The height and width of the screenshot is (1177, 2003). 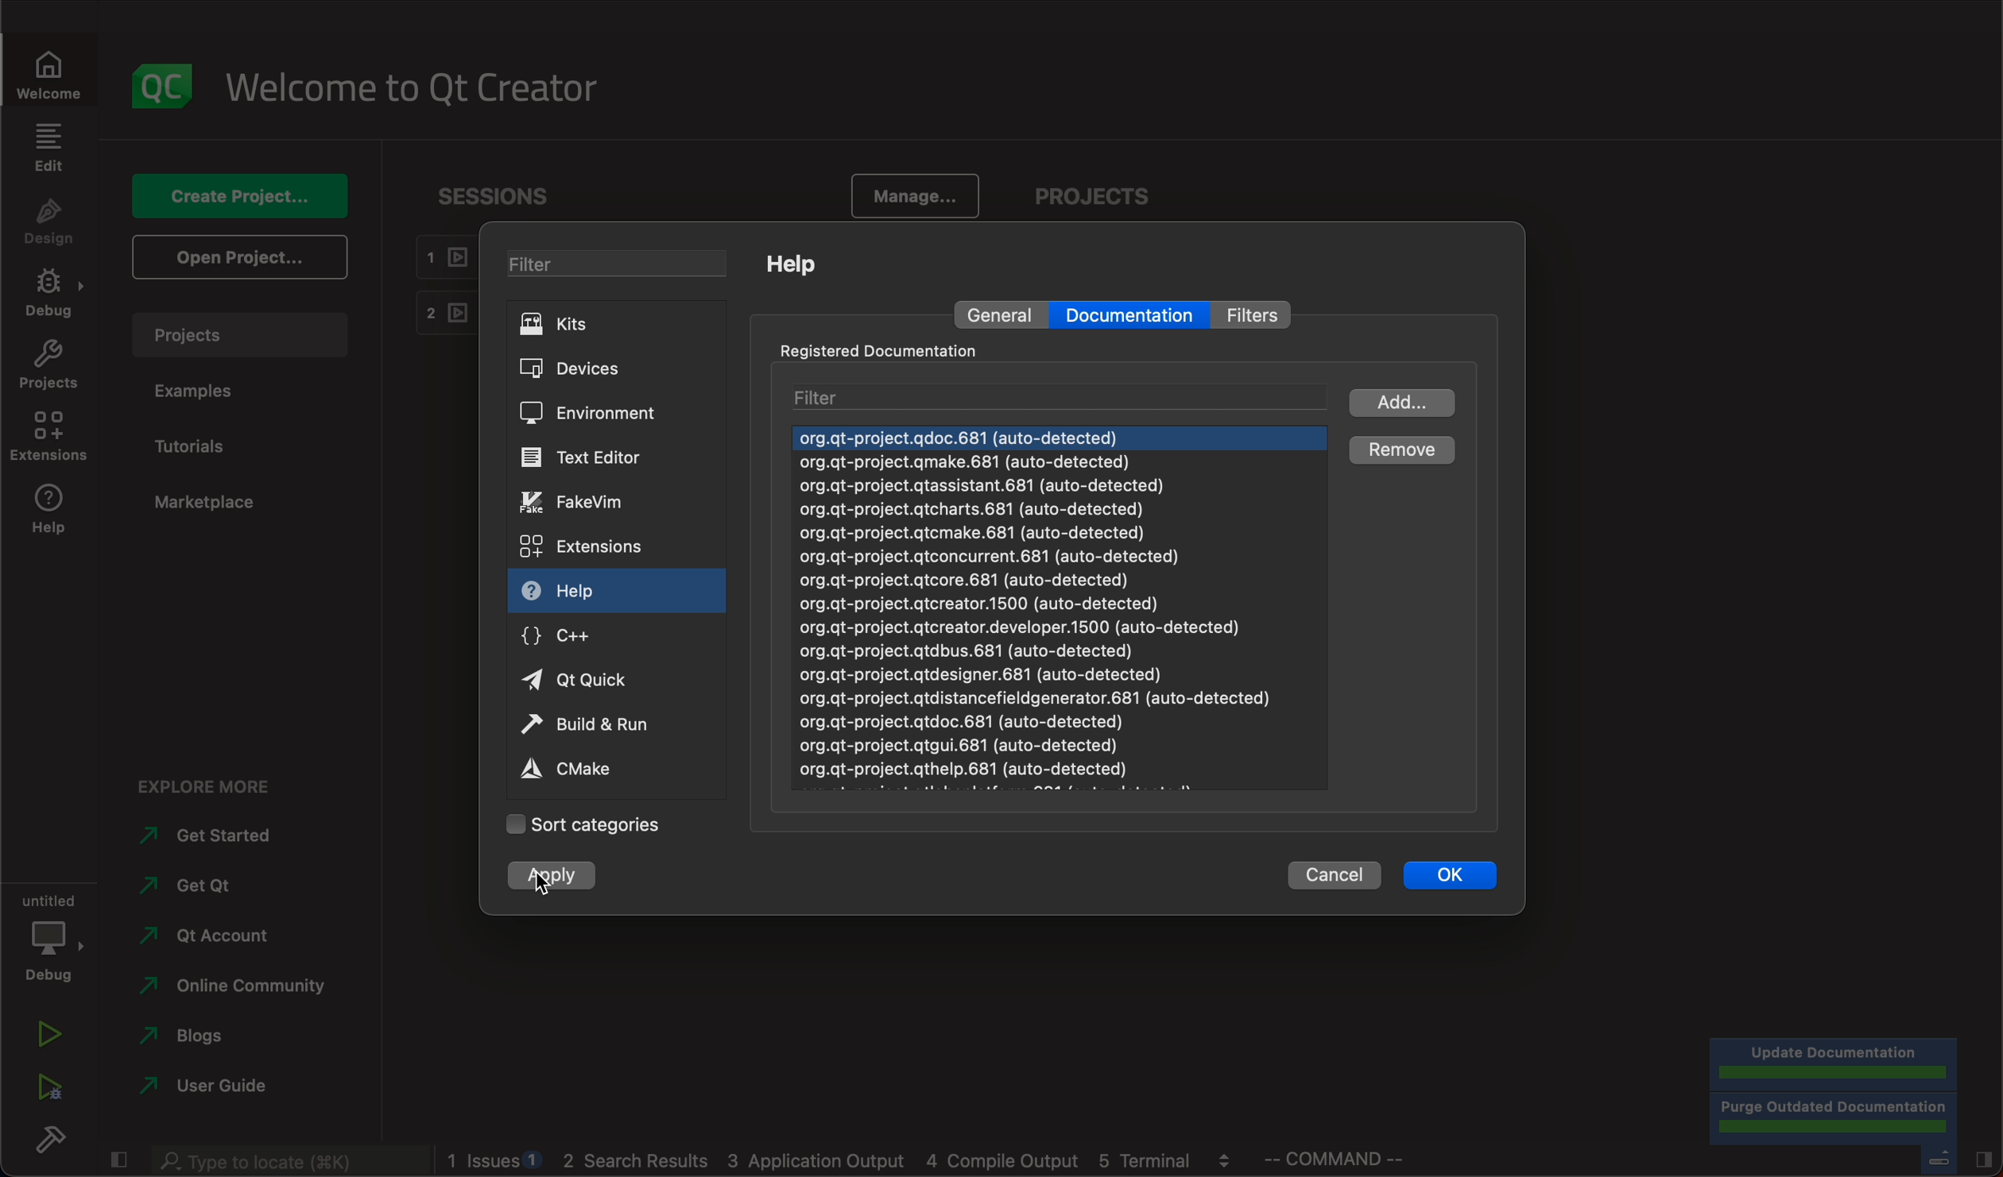 I want to click on documentation, so click(x=1131, y=315).